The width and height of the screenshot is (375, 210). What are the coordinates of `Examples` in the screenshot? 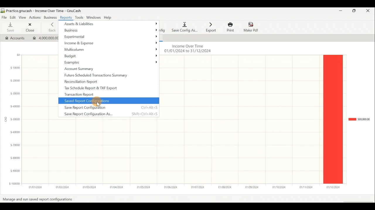 It's located at (108, 62).